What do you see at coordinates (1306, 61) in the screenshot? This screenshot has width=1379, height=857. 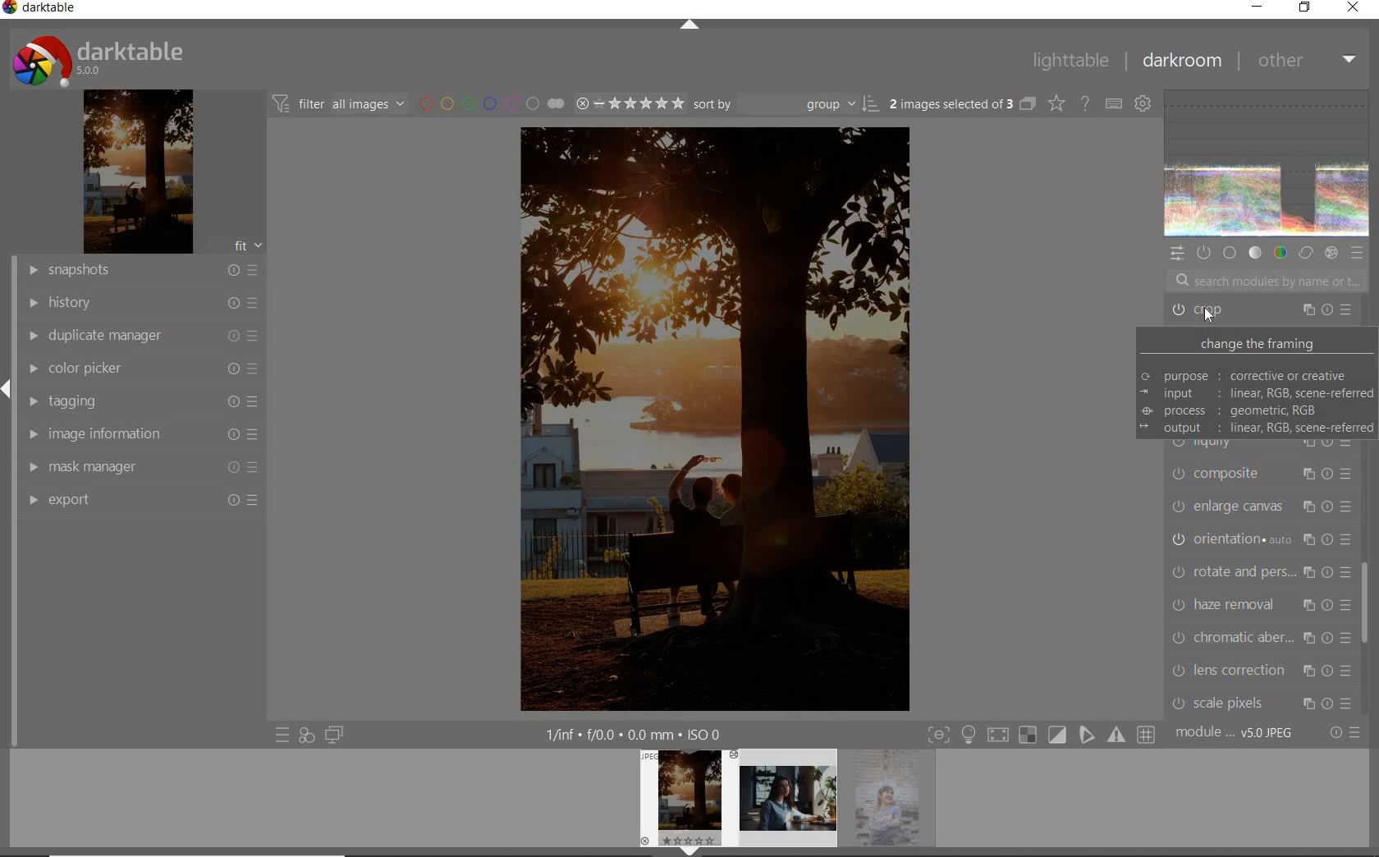 I see `other` at bounding box center [1306, 61].